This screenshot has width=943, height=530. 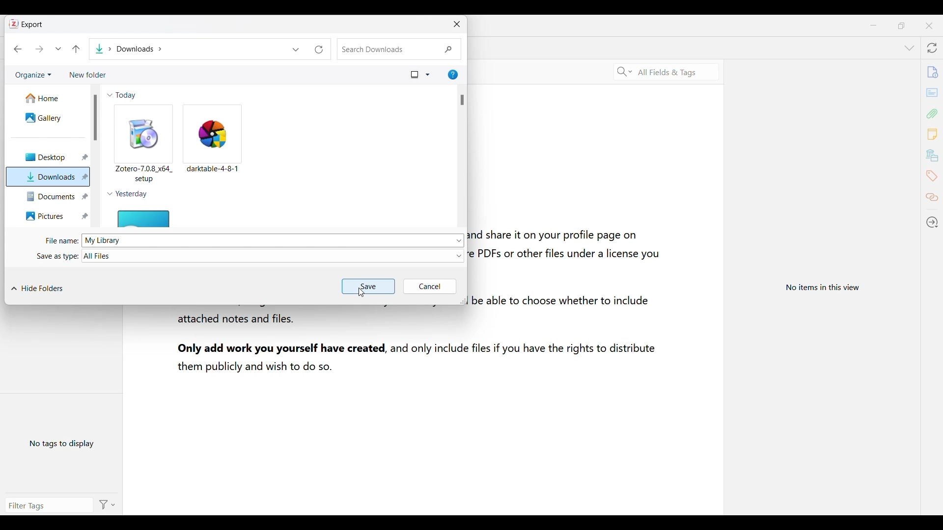 What do you see at coordinates (45, 121) in the screenshot?
I see `Gallery` at bounding box center [45, 121].